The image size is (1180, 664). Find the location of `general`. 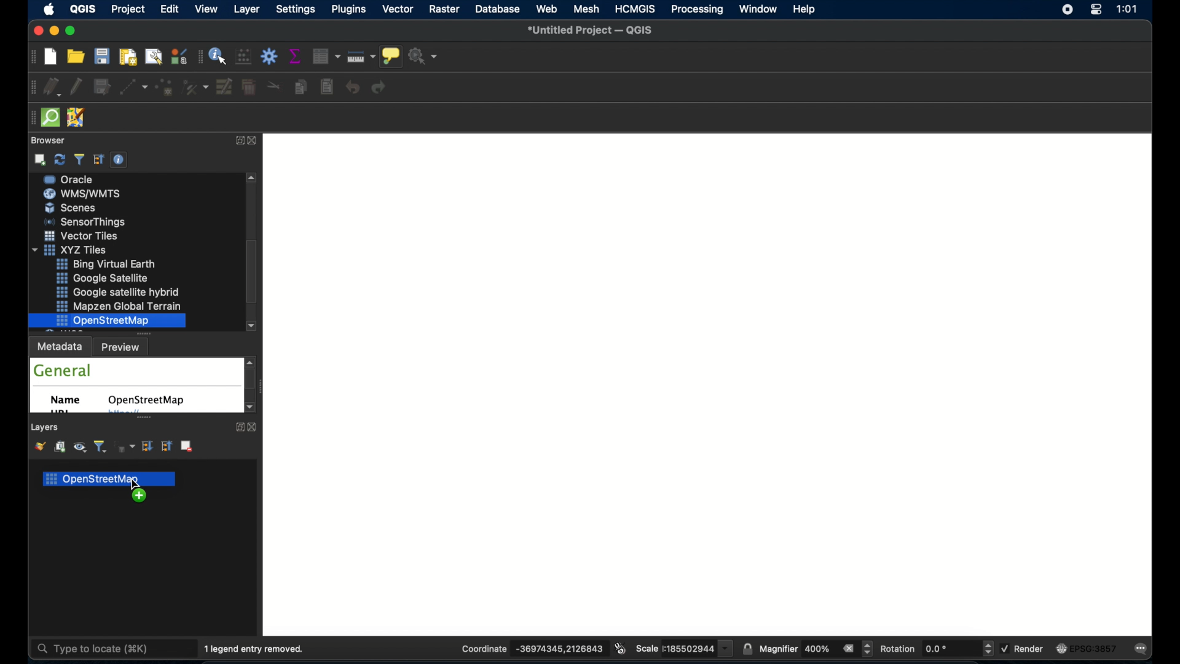

general is located at coordinates (62, 371).